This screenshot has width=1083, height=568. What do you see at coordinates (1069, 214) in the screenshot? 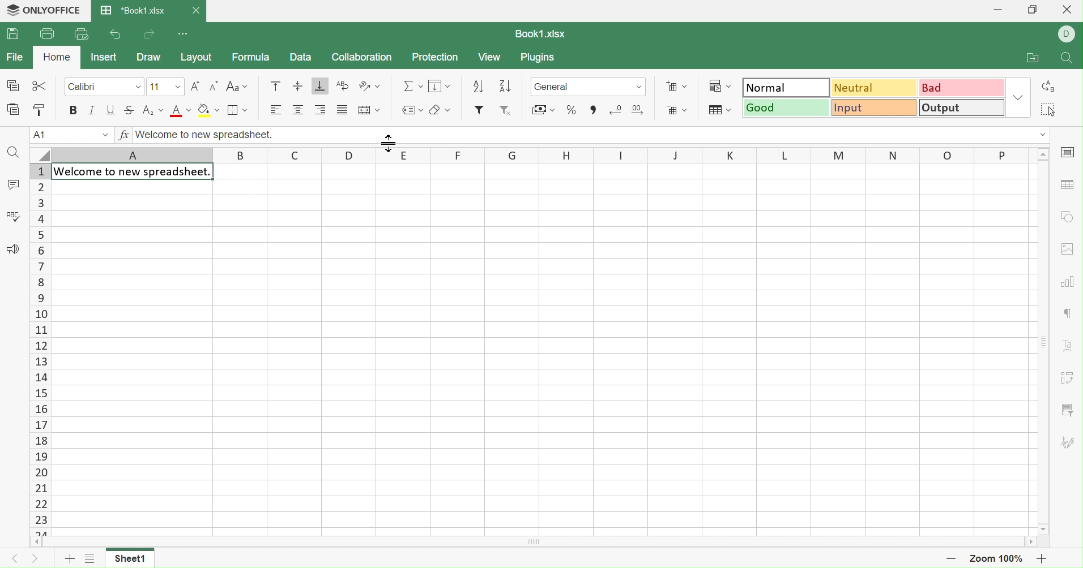
I see `shape settings` at bounding box center [1069, 214].